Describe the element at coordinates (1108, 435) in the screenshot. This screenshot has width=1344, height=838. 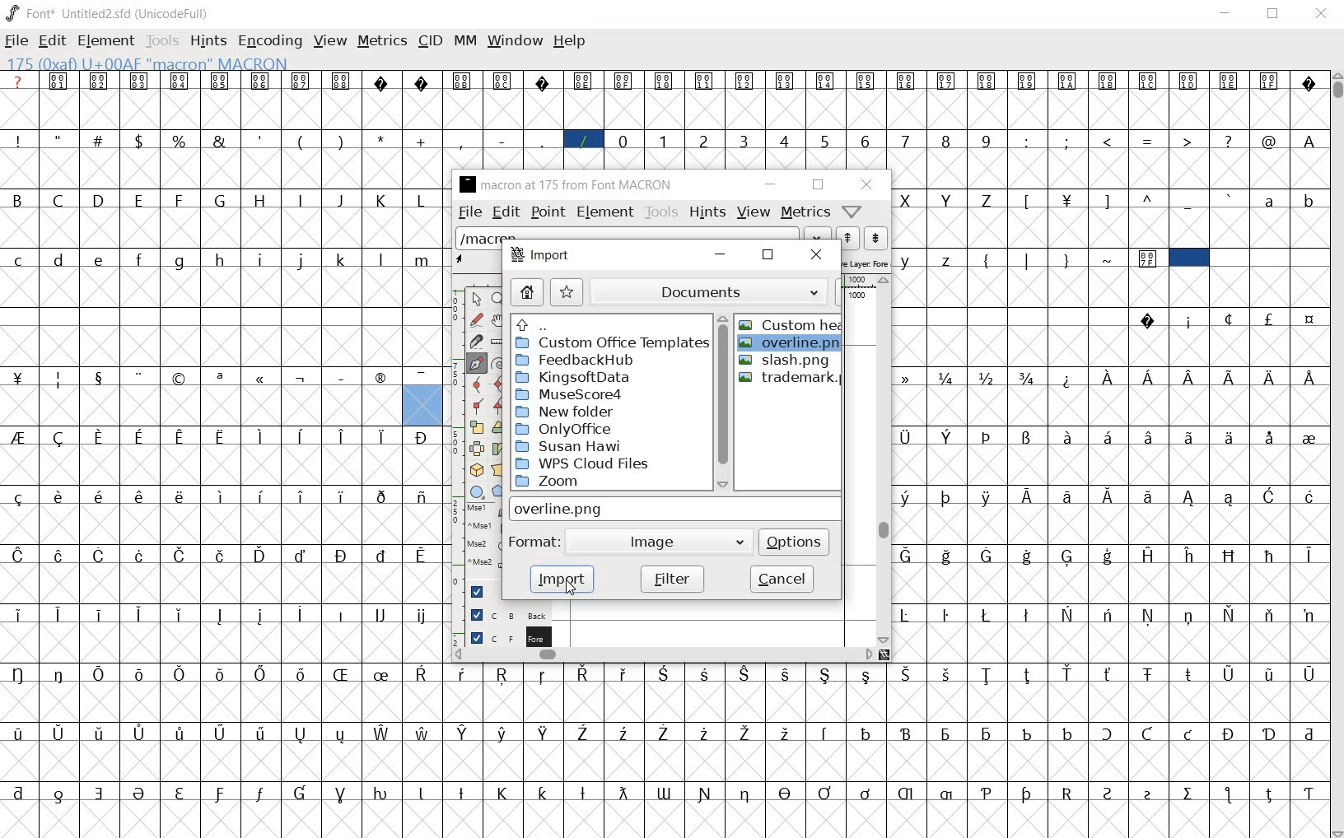
I see `Symbol` at that location.